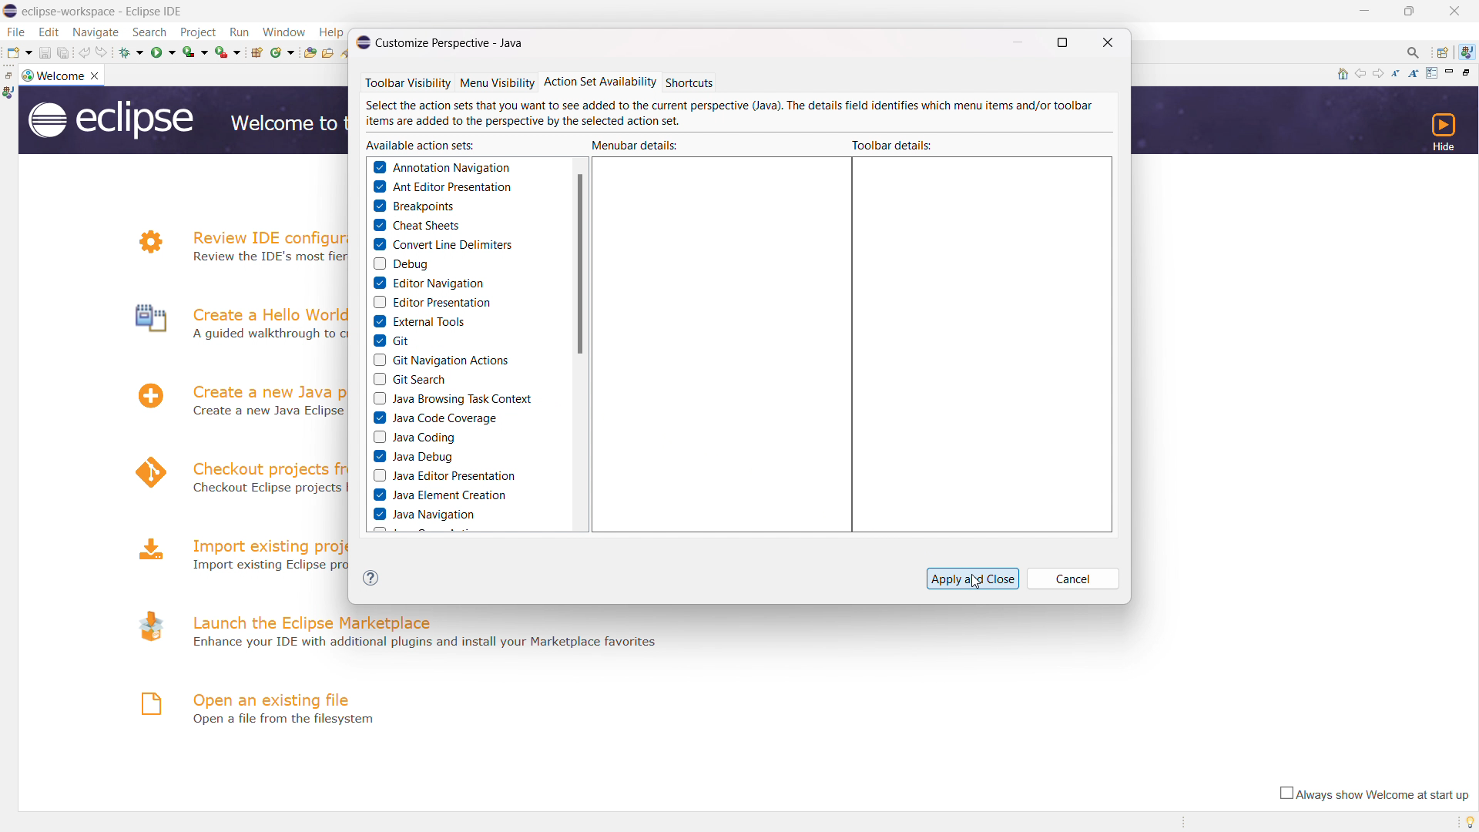  Describe the element at coordinates (1450, 72) in the screenshot. I see `minimize page` at that location.